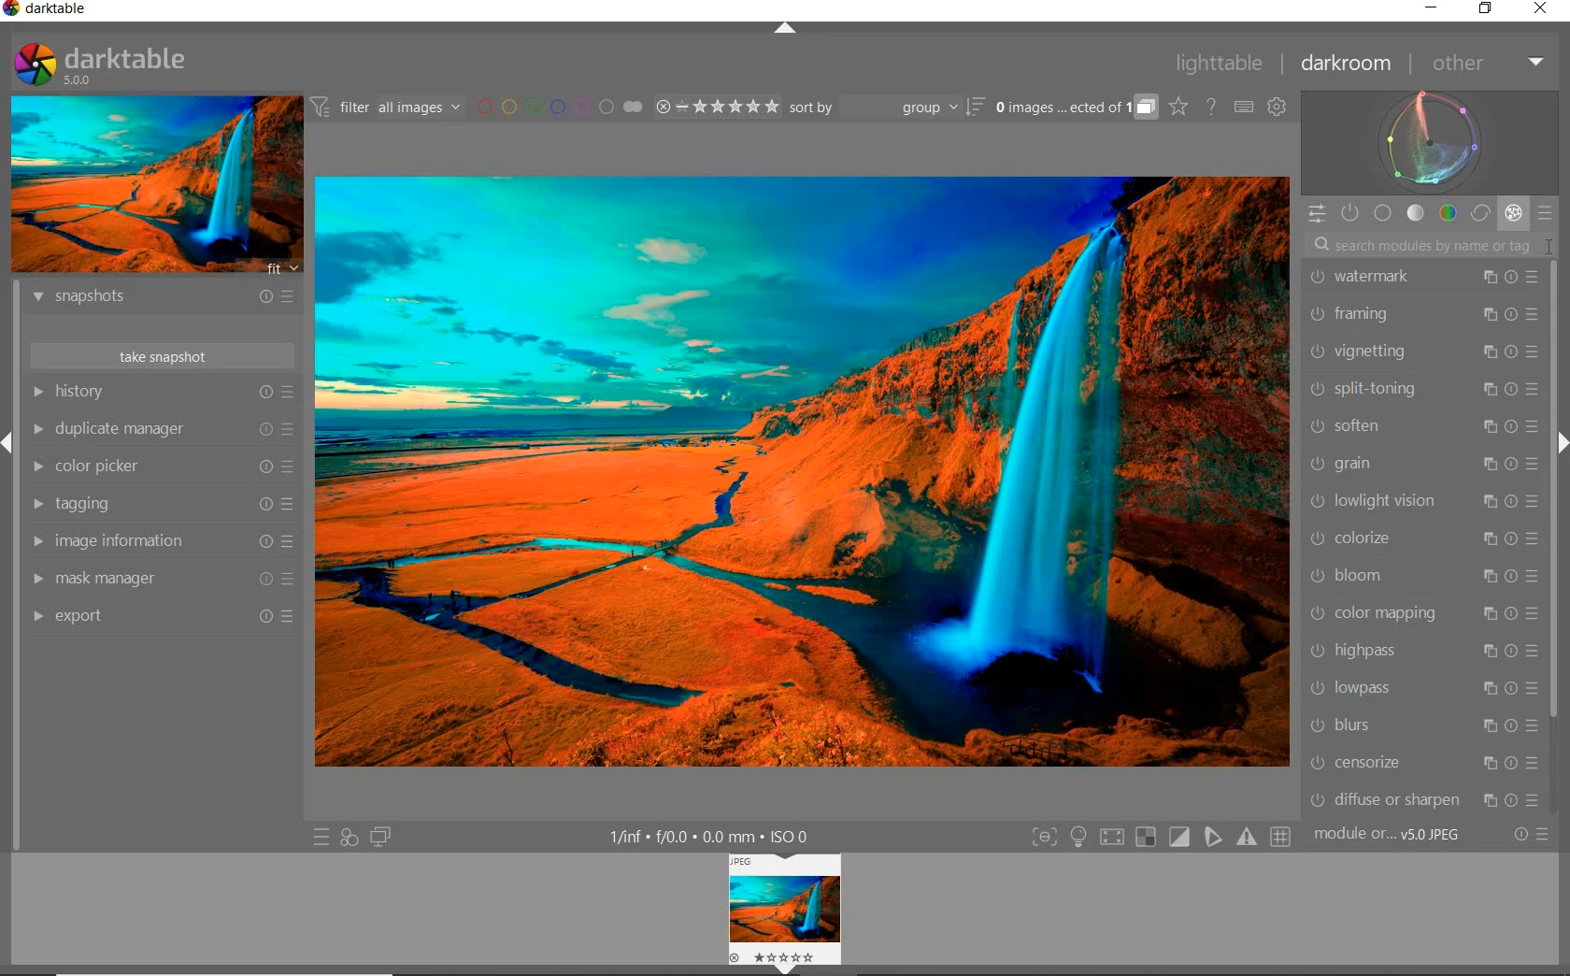 Image resolution: width=1570 pixels, height=976 pixels. I want to click on tagging, so click(162, 504).